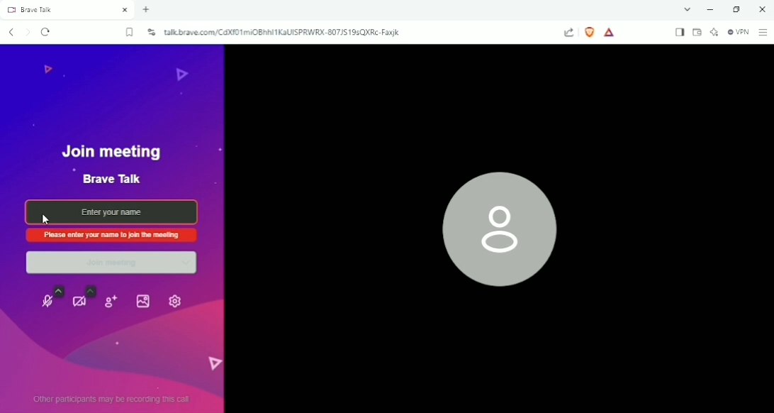 Image resolution: width=774 pixels, height=413 pixels. I want to click on Close, so click(763, 9).